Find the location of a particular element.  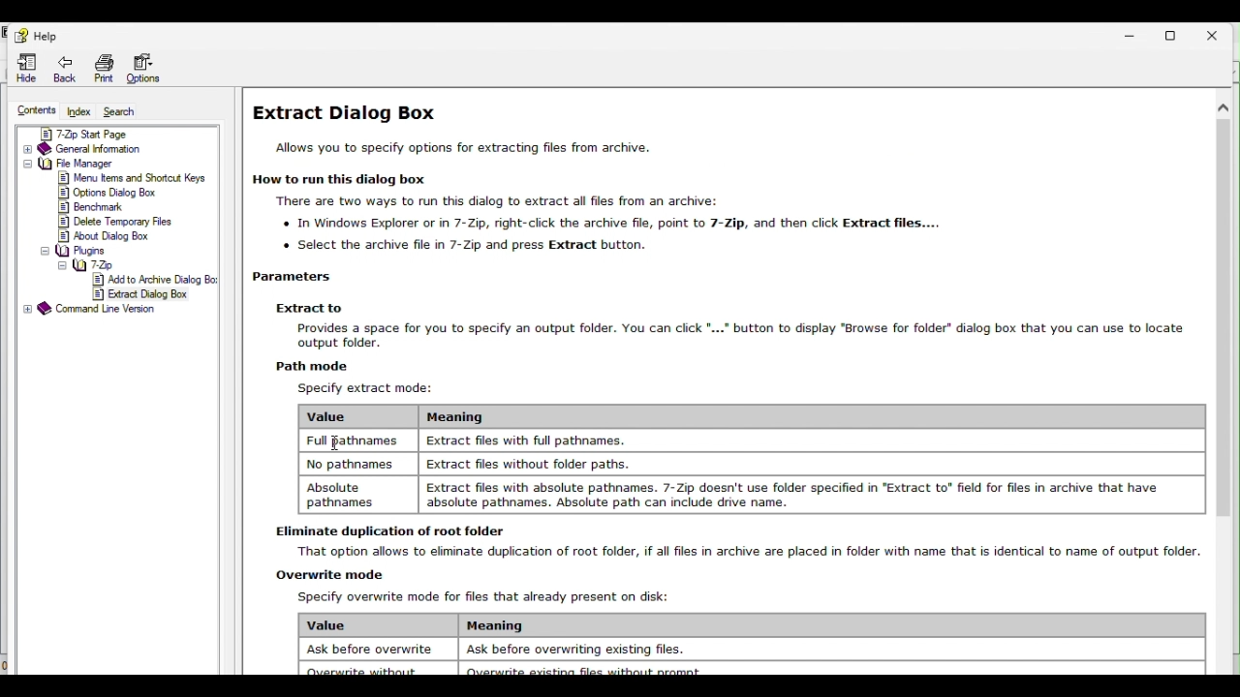

options is located at coordinates (108, 193).